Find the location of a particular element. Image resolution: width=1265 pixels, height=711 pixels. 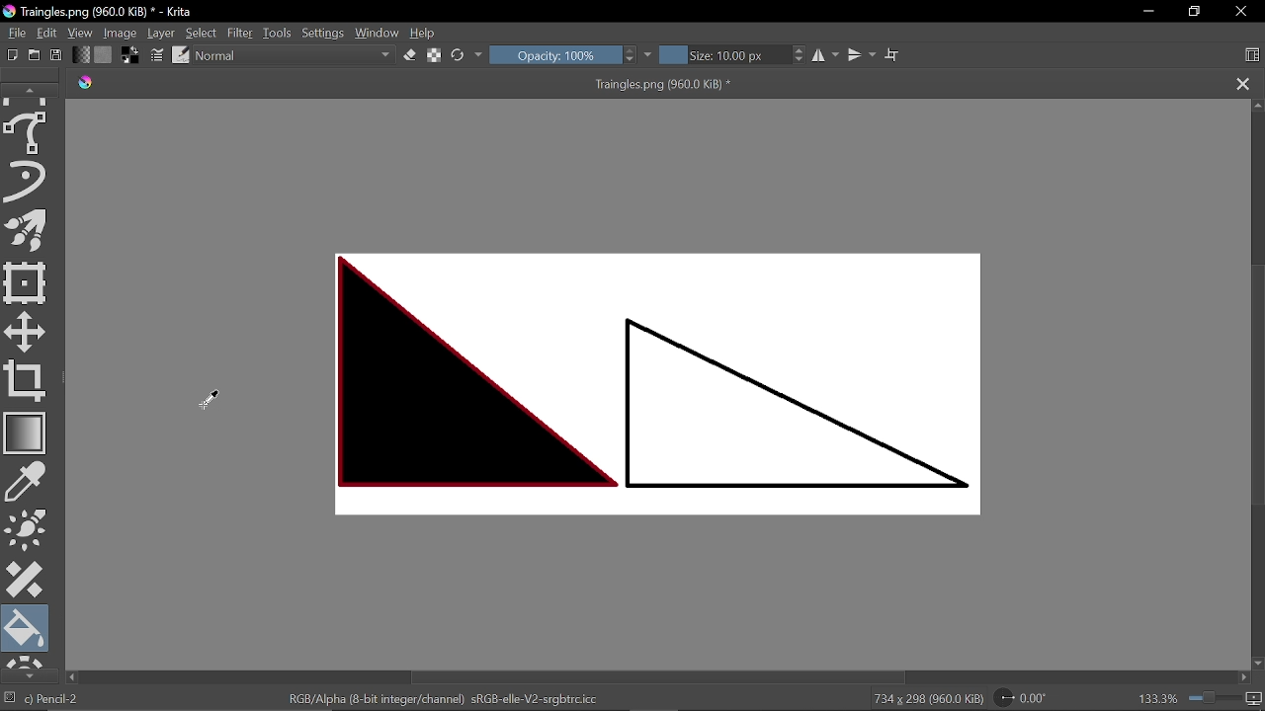

Sample a color from the image tool is located at coordinates (28, 482).